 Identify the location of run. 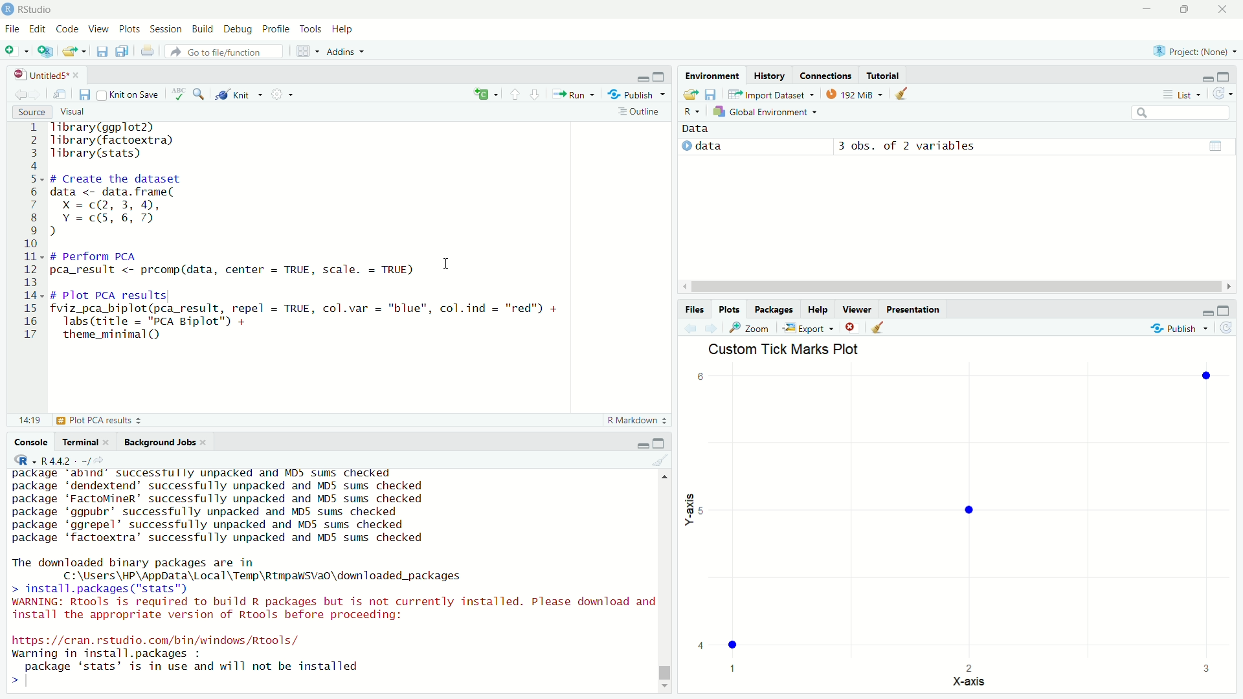
(572, 94).